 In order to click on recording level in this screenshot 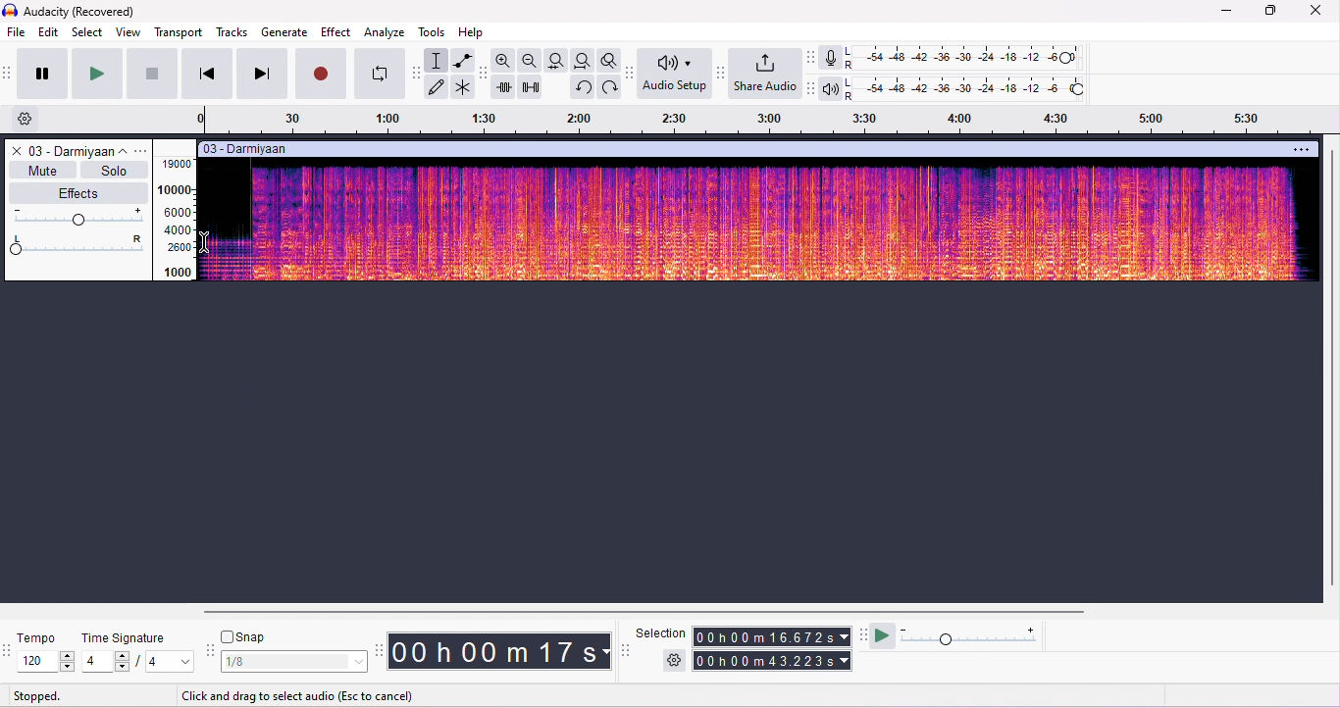, I will do `click(968, 59)`.